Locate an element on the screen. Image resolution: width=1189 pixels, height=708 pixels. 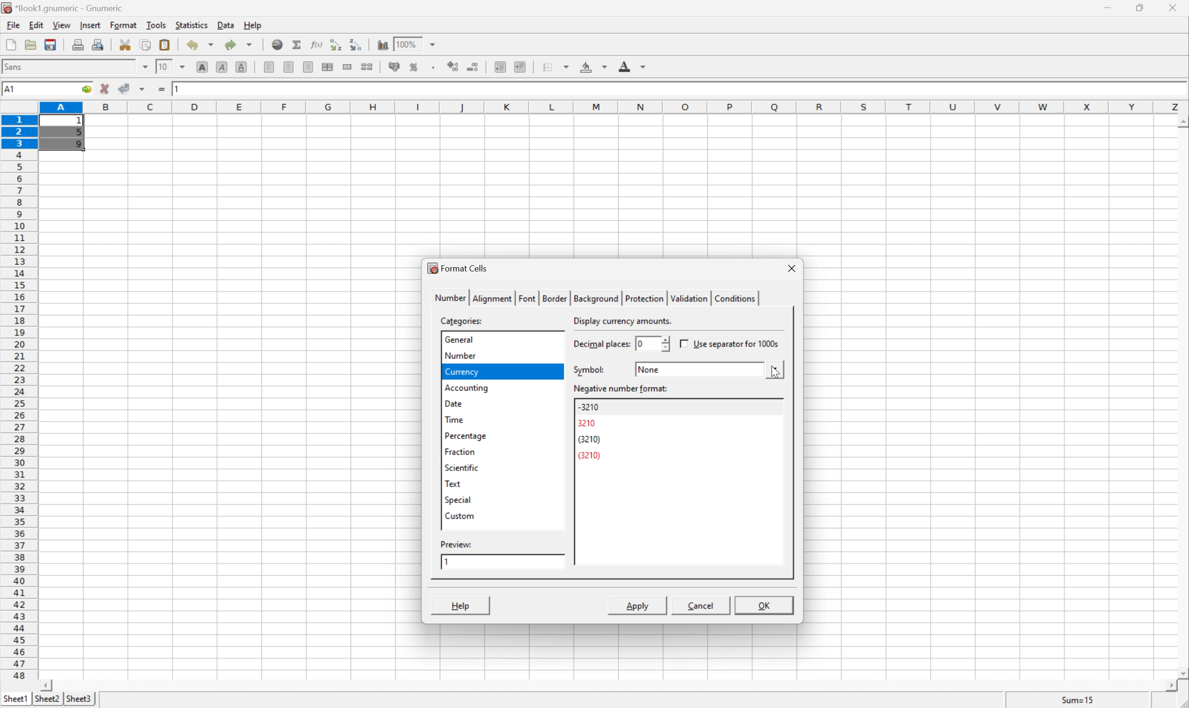
background is located at coordinates (594, 66).